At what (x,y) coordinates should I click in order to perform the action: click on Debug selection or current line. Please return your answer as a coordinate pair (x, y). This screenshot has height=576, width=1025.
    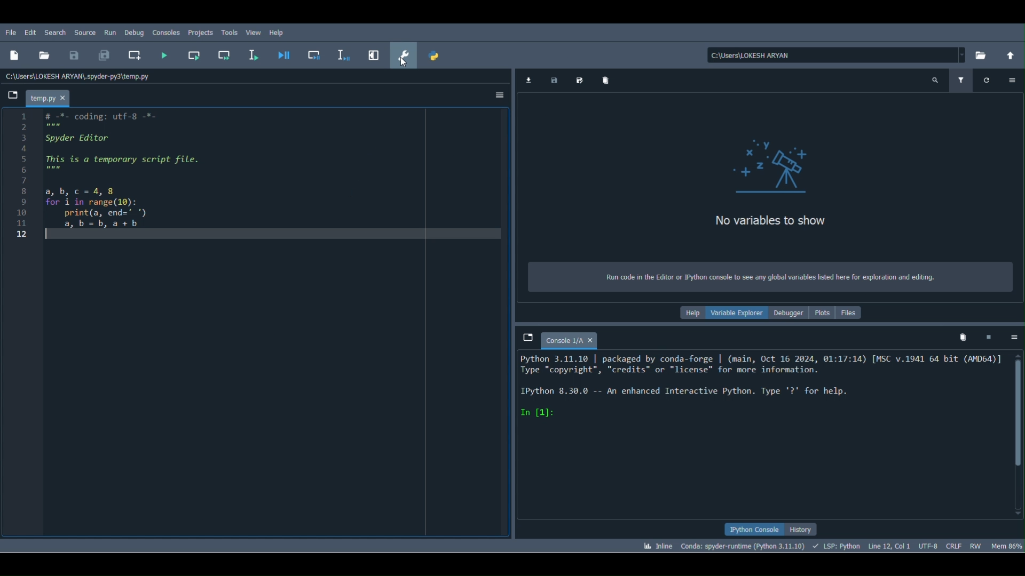
    Looking at the image, I should click on (345, 56).